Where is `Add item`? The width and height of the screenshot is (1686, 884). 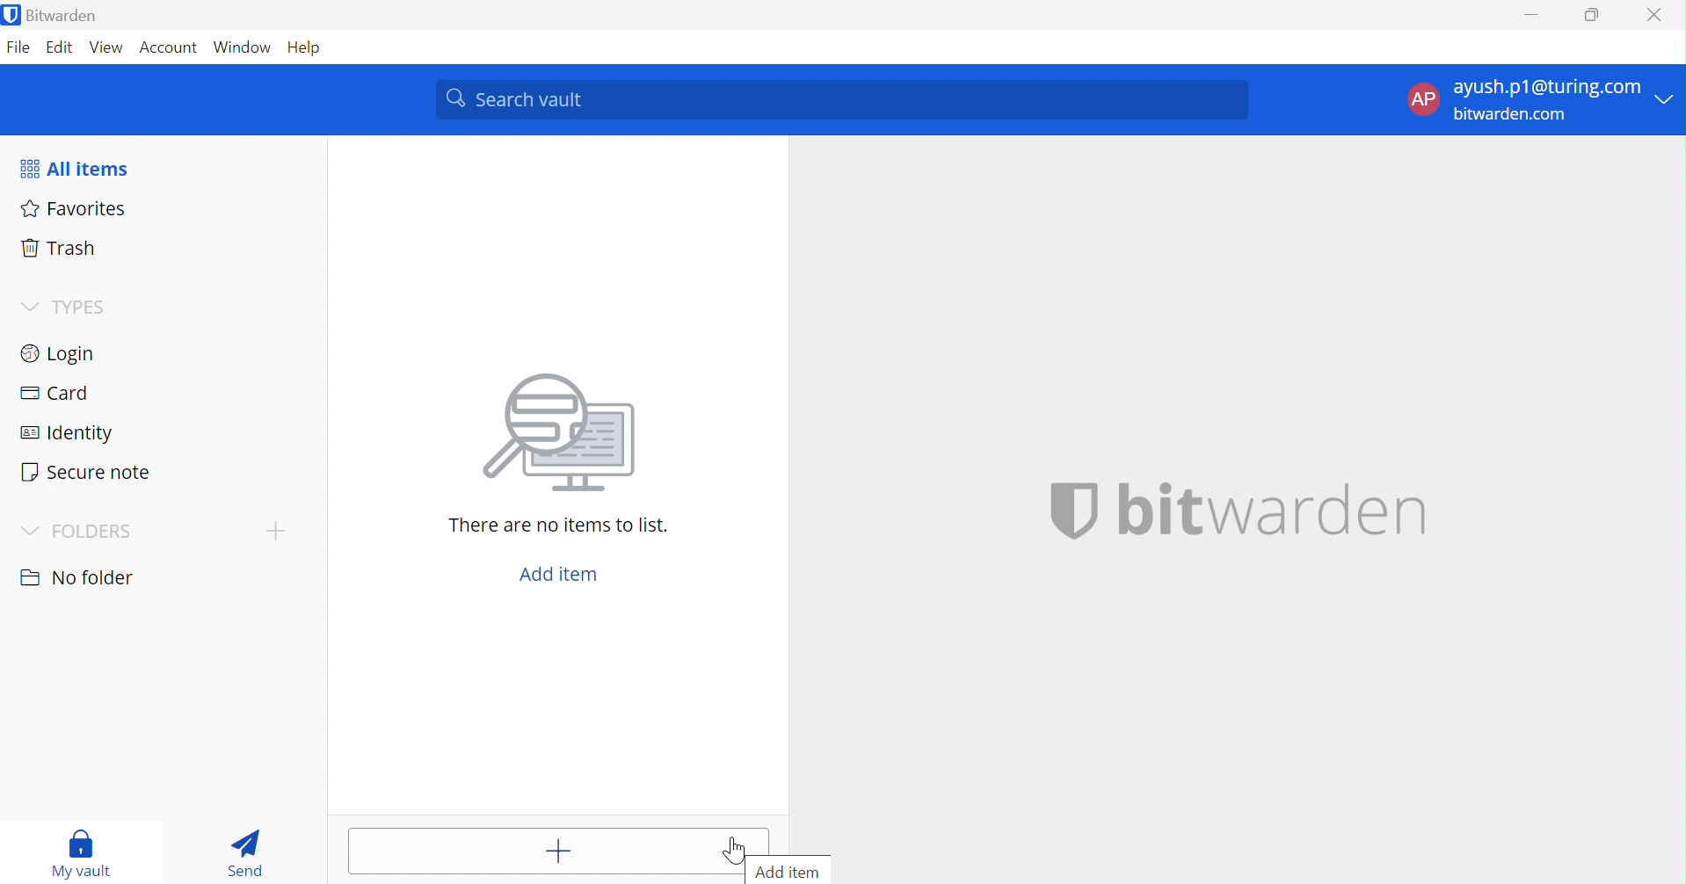 Add item is located at coordinates (527, 851).